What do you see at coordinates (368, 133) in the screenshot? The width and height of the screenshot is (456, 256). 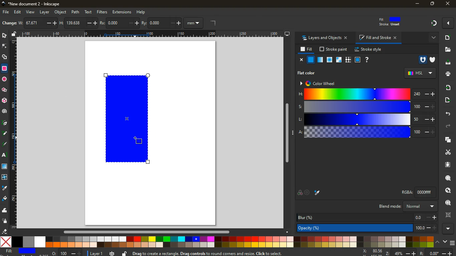 I see `a` at bounding box center [368, 133].